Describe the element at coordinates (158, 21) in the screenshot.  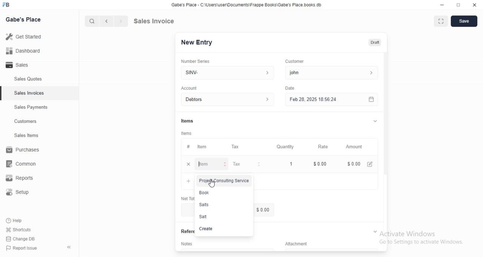
I see `Sales Invoice` at that location.